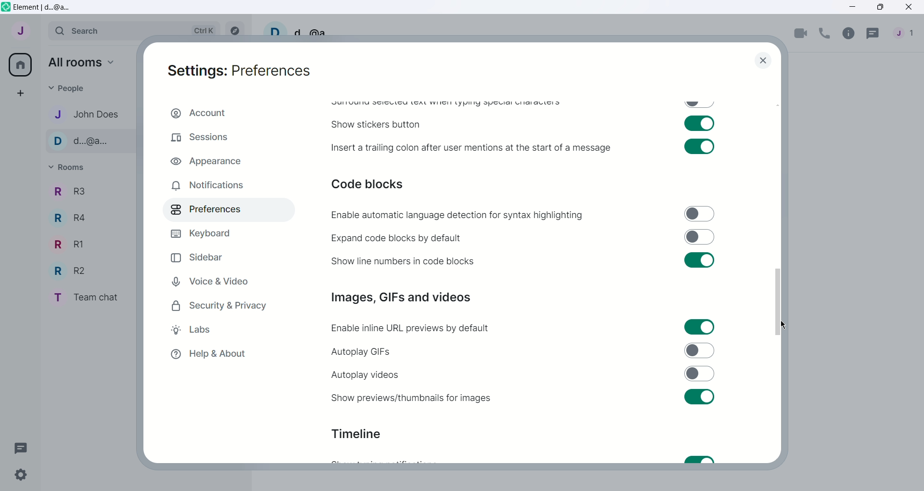  I want to click on Explore rooms, so click(234, 29).